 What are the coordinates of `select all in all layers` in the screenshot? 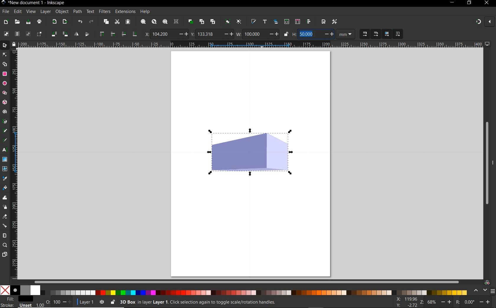 It's located at (17, 34).